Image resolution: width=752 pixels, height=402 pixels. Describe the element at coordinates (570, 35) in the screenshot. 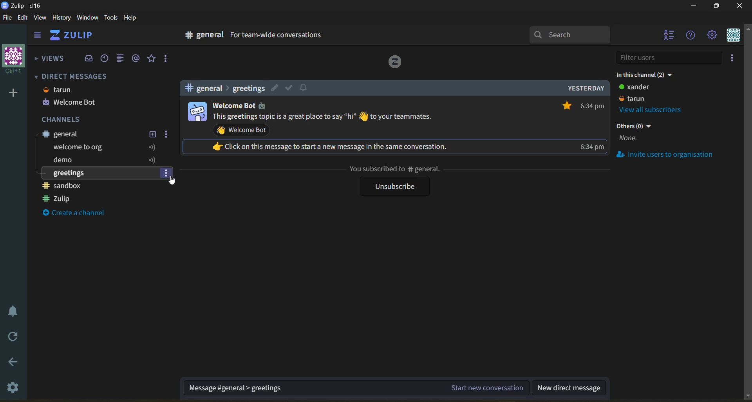

I see `search` at that location.